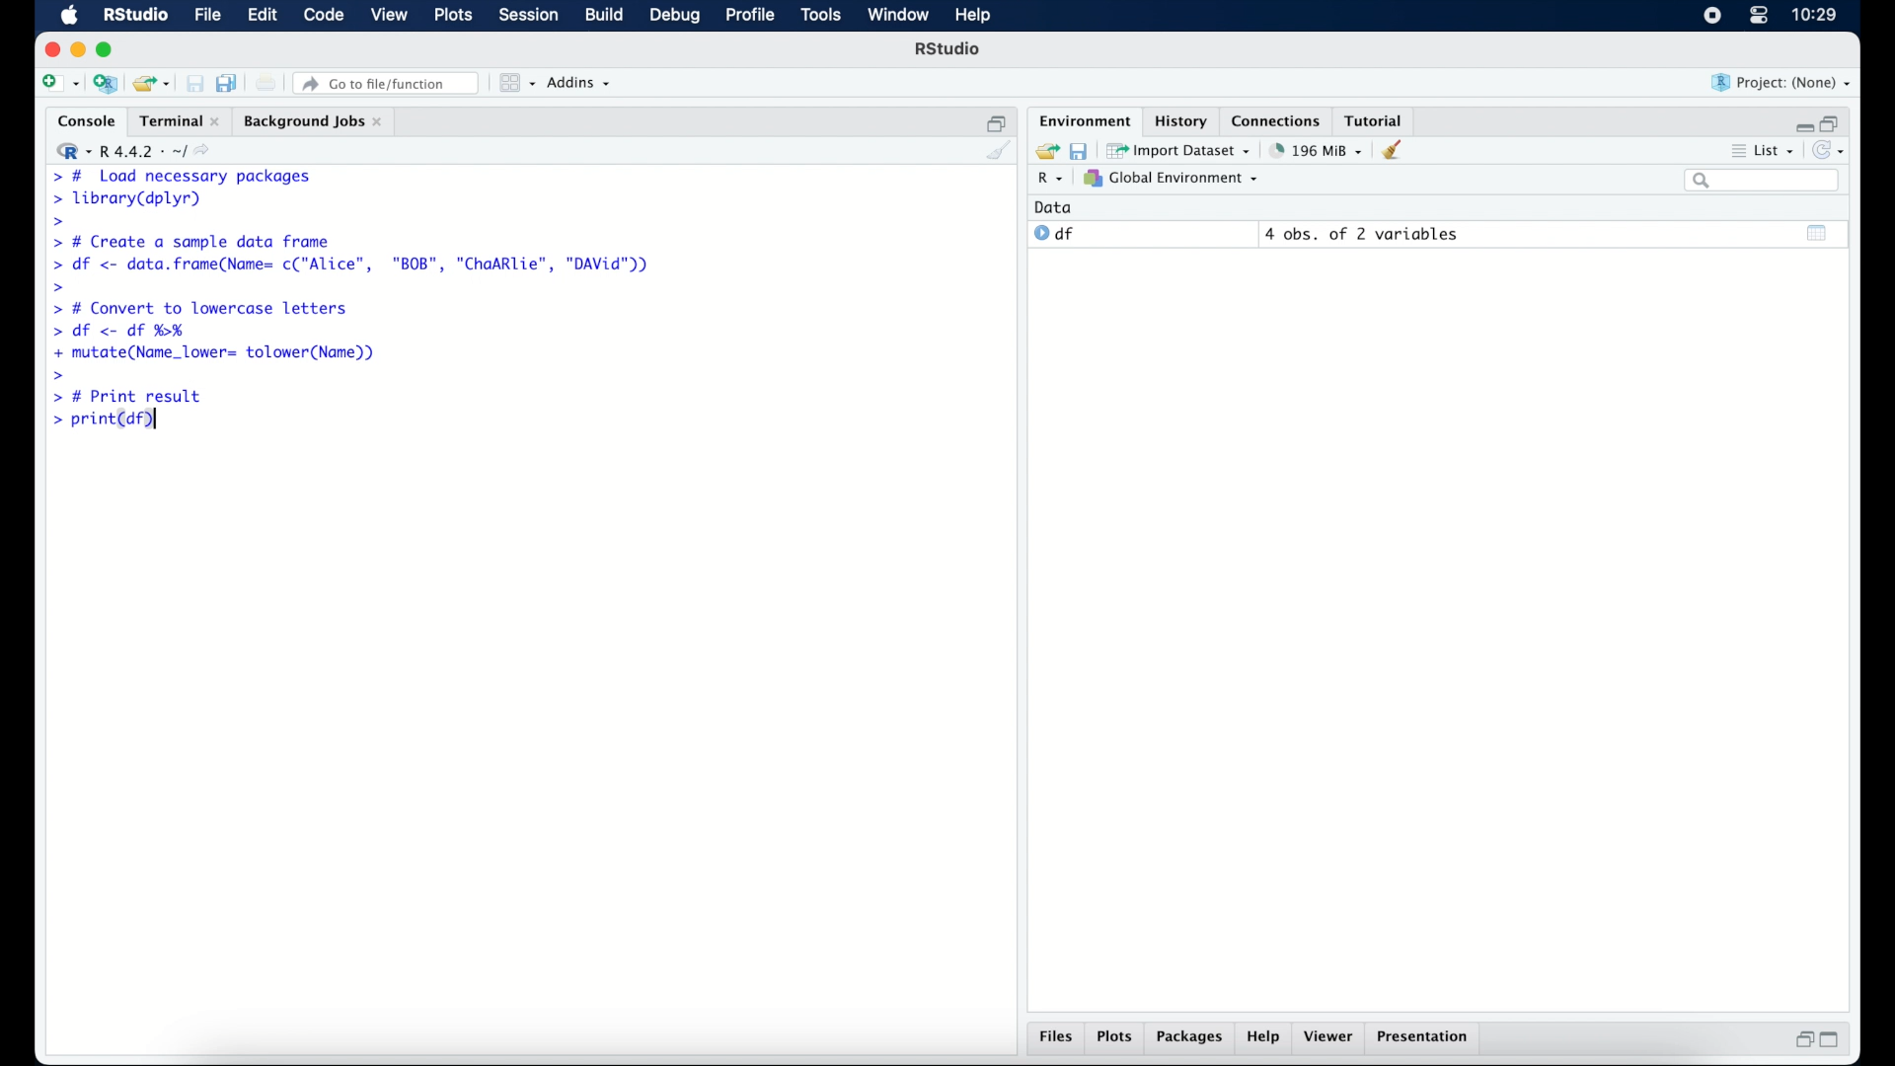  What do you see at coordinates (1054, 234) in the screenshot?
I see `df` at bounding box center [1054, 234].